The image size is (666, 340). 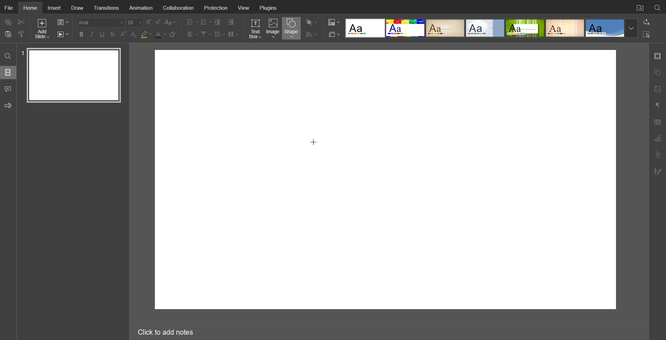 I want to click on Columns, so click(x=234, y=34).